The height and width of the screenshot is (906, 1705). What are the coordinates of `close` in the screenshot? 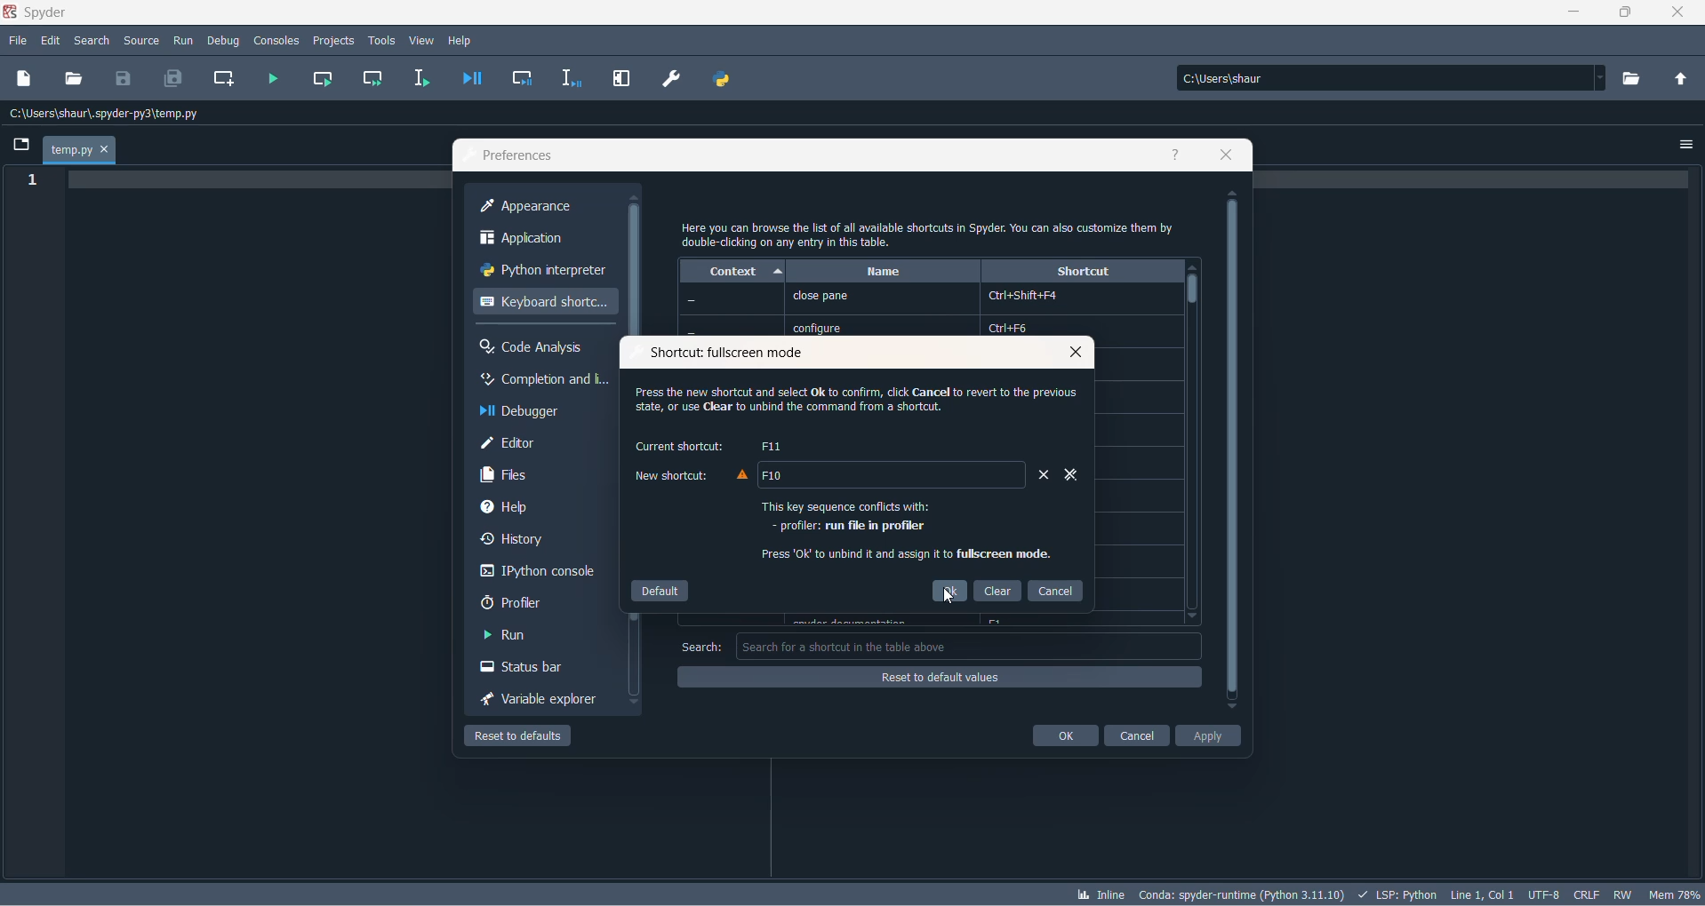 It's located at (1070, 353).